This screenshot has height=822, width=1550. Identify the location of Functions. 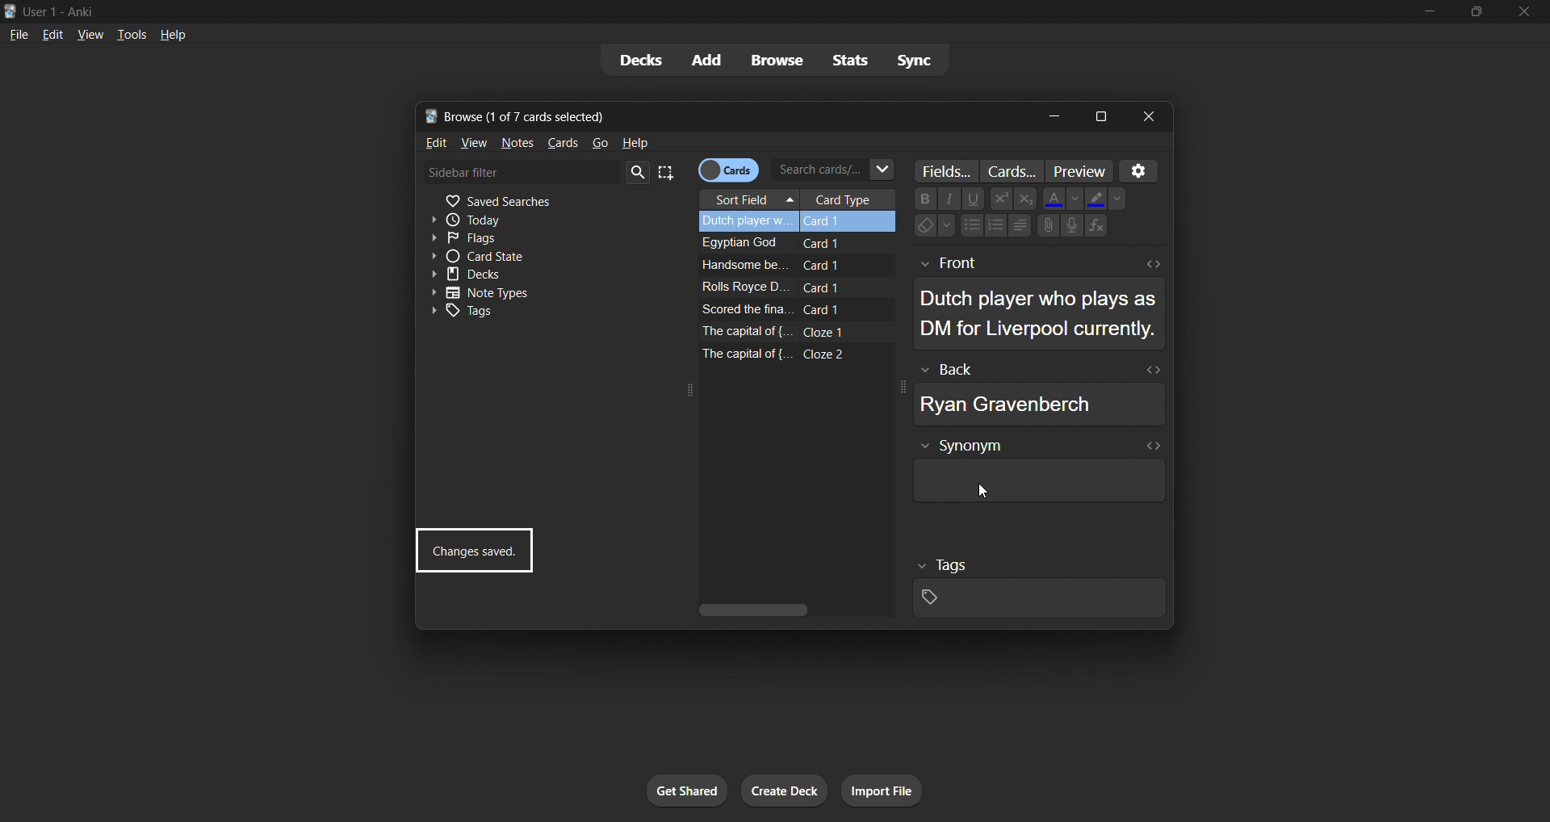
(1097, 226).